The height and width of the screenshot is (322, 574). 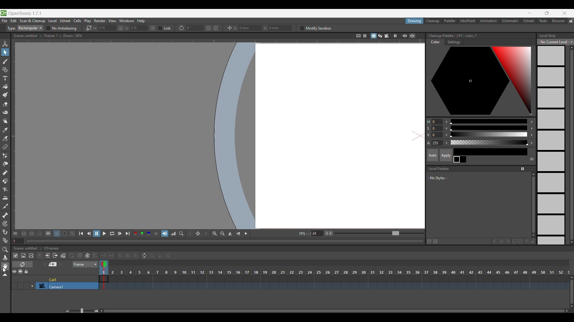 What do you see at coordinates (13, 21) in the screenshot?
I see `Edit` at bounding box center [13, 21].